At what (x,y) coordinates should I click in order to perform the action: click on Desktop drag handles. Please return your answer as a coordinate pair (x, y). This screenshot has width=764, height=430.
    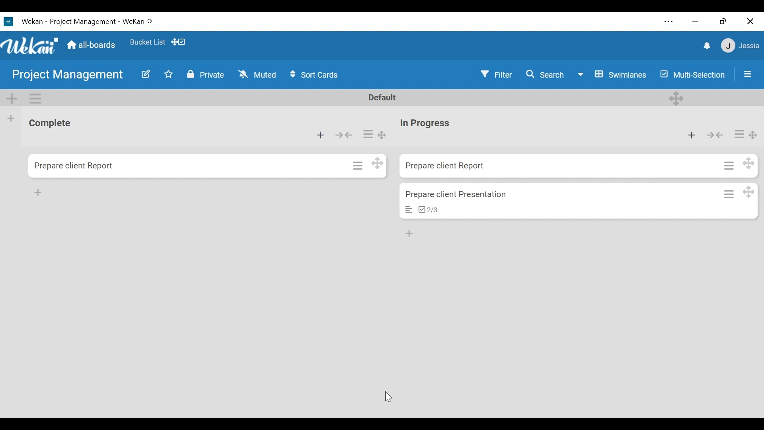
    Looking at the image, I should click on (378, 163).